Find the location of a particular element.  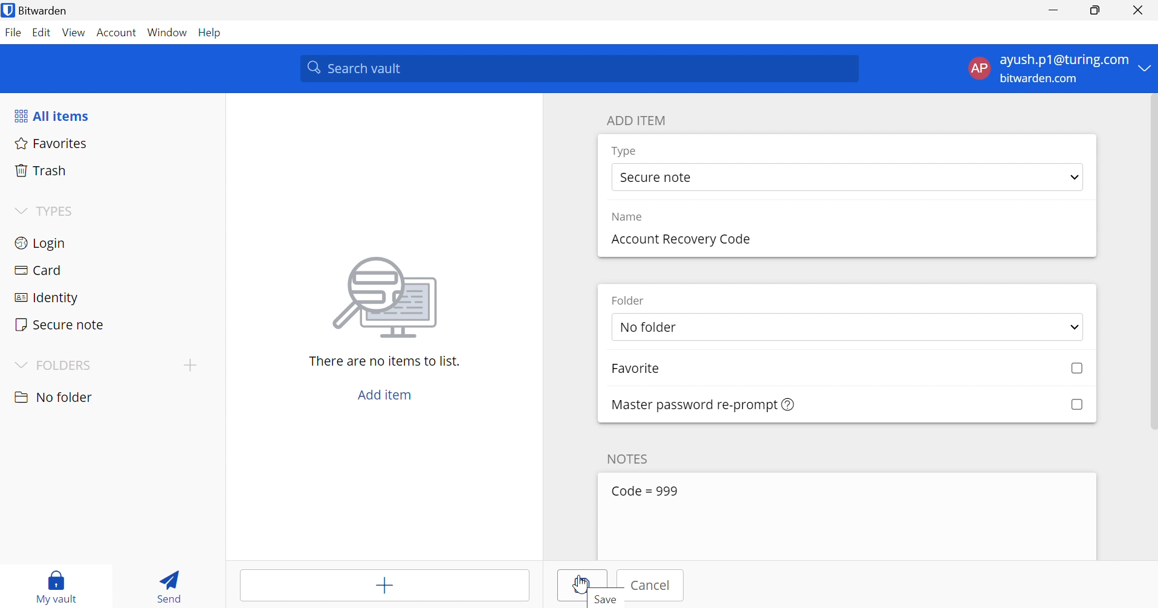

Help is located at coordinates (212, 33).